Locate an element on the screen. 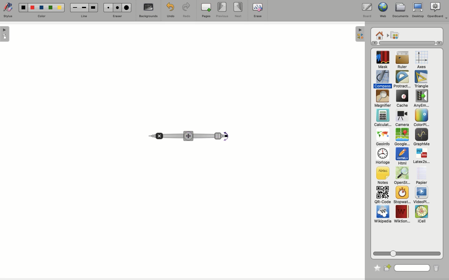 The image size is (449, 280). Applications is located at coordinates (395, 35).